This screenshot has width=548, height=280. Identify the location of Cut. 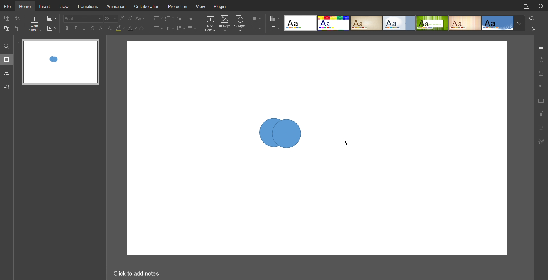
(18, 18).